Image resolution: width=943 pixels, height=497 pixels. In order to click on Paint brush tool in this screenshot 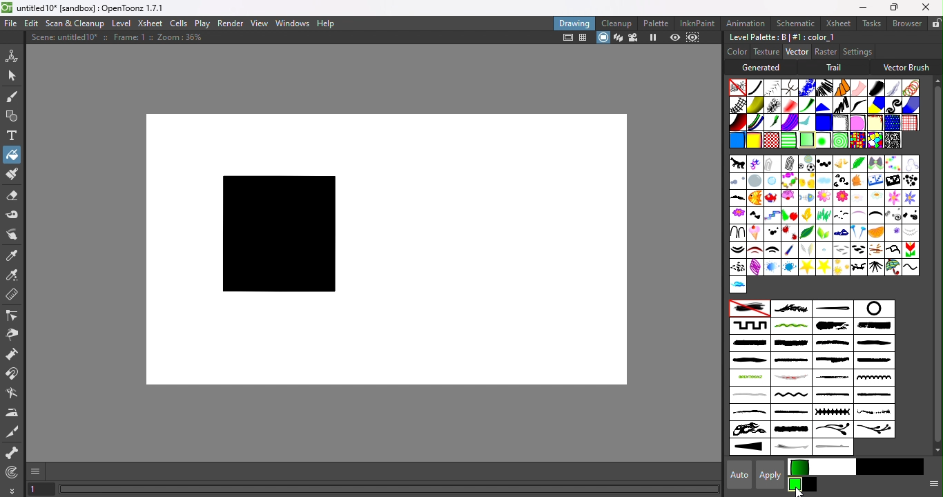, I will do `click(11, 175)`.